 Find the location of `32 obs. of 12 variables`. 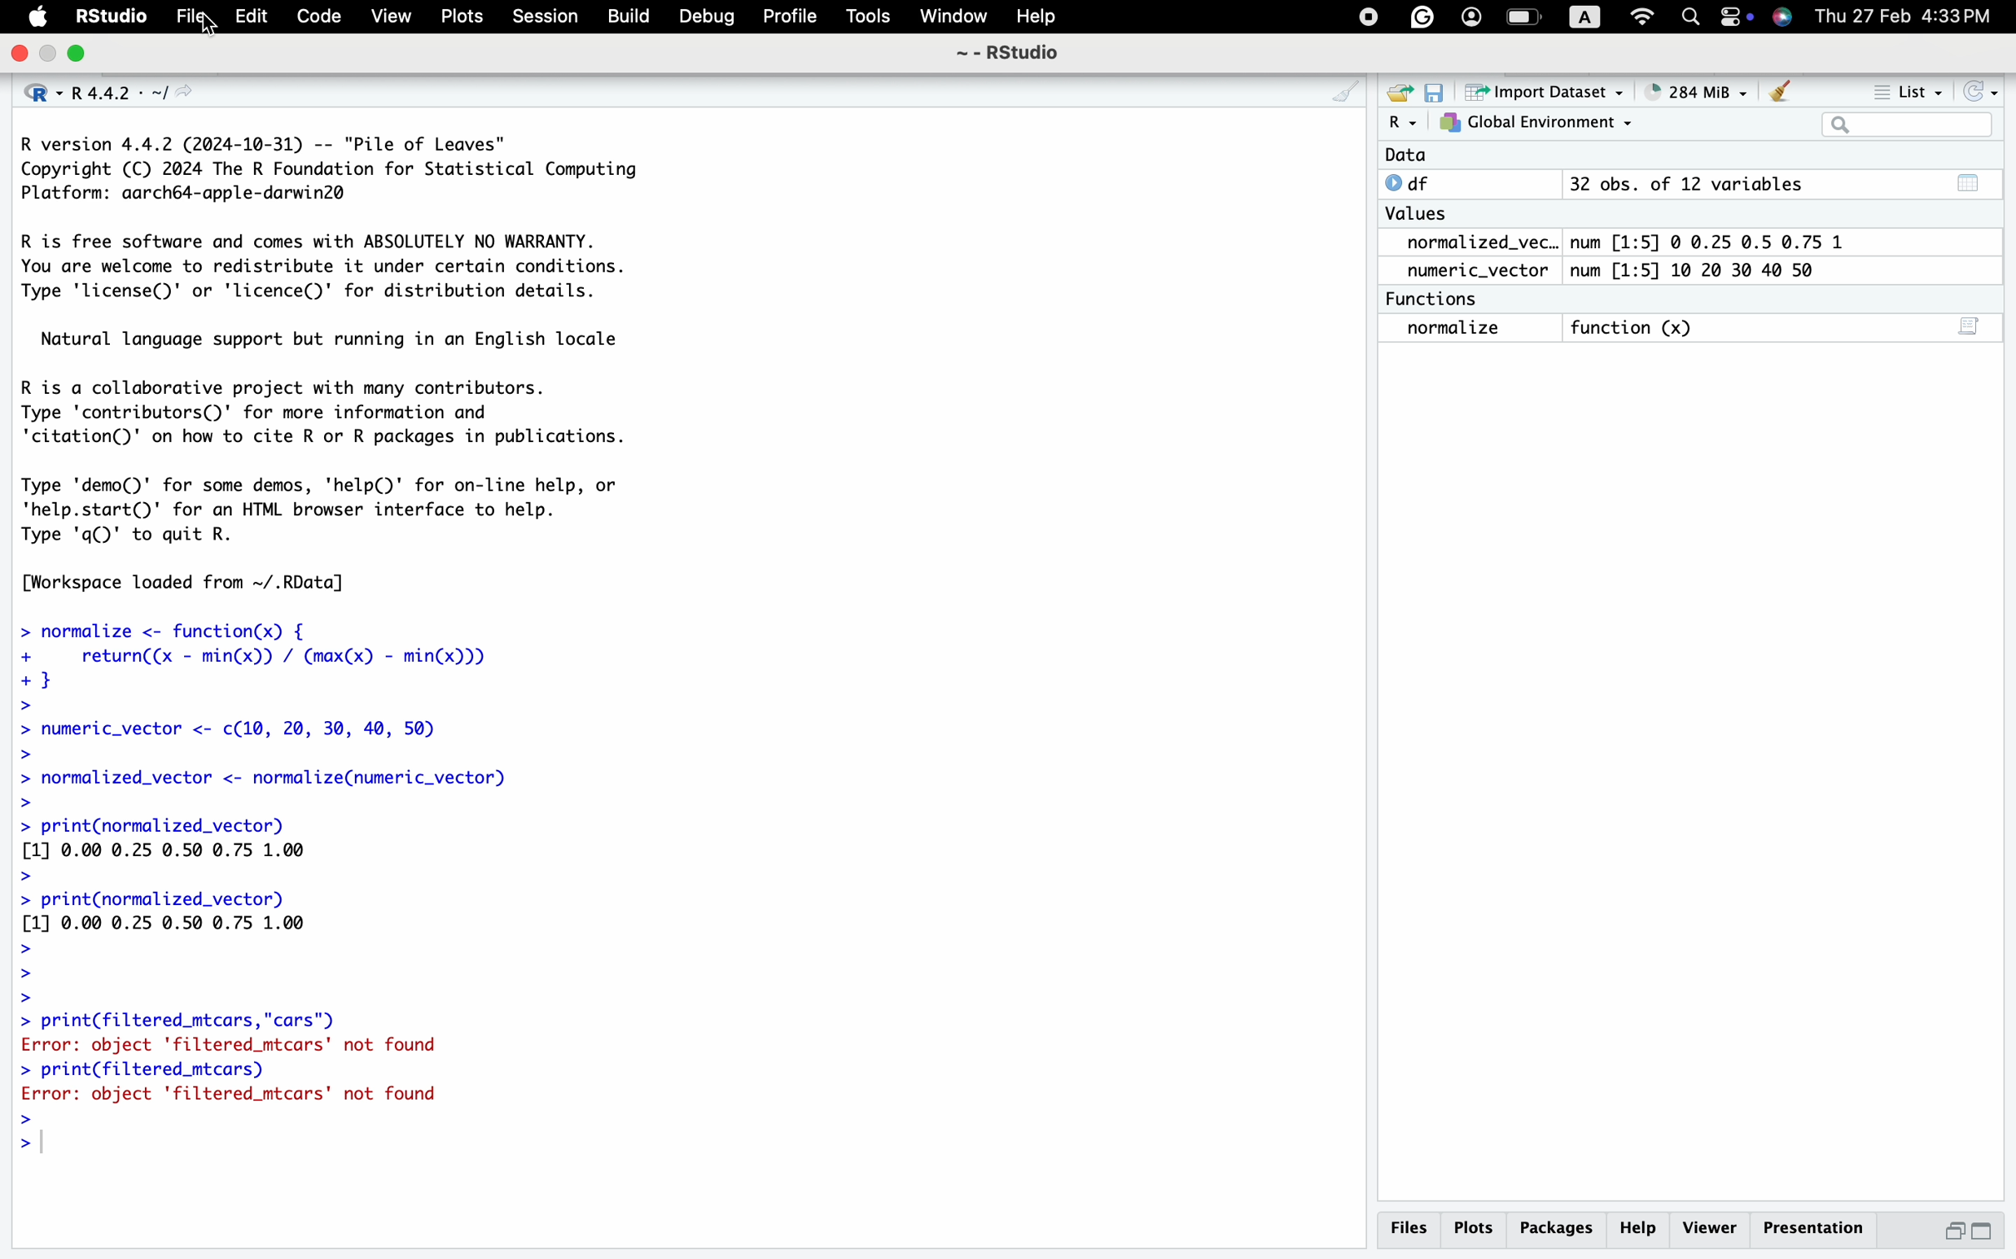

32 obs. of 12 variables is located at coordinates (1779, 188).